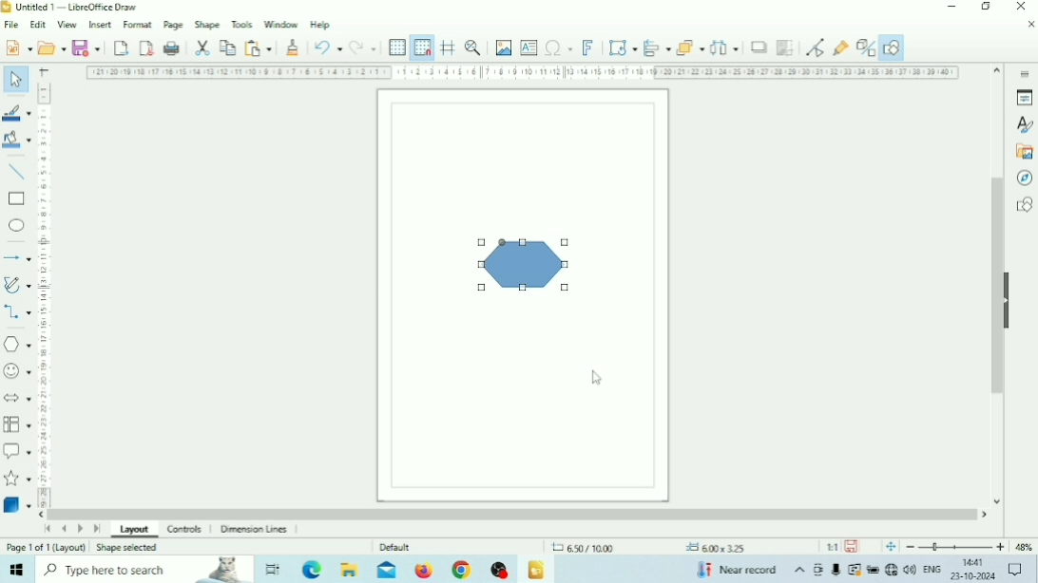 The image size is (1038, 583). What do you see at coordinates (397, 48) in the screenshot?
I see `Display Grid` at bounding box center [397, 48].